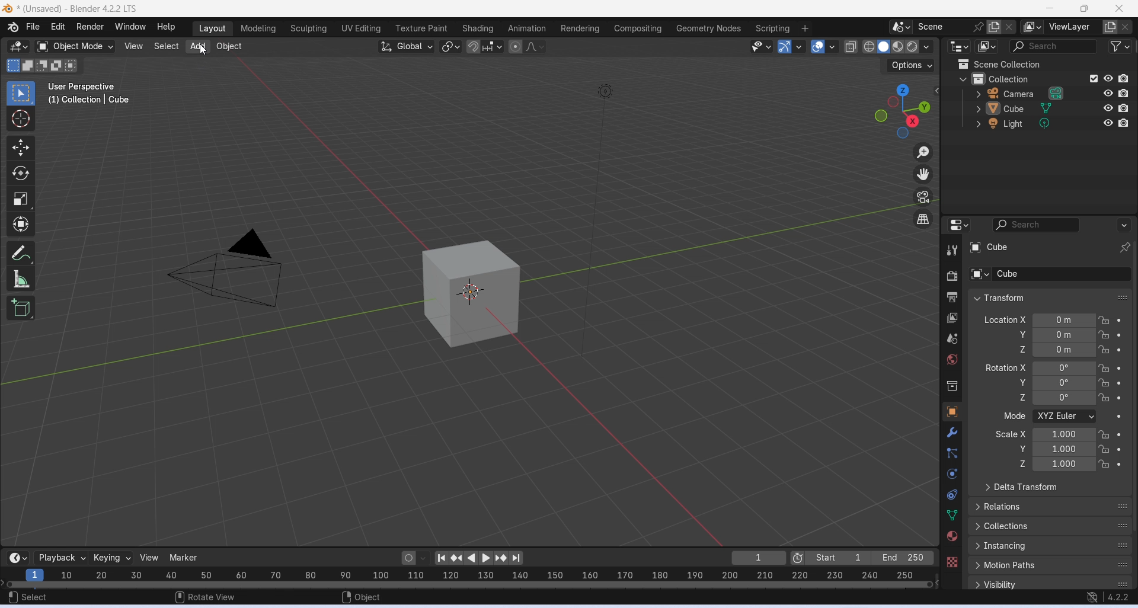  What do you see at coordinates (90, 100) in the screenshot?
I see `(1) Collection | Cube` at bounding box center [90, 100].